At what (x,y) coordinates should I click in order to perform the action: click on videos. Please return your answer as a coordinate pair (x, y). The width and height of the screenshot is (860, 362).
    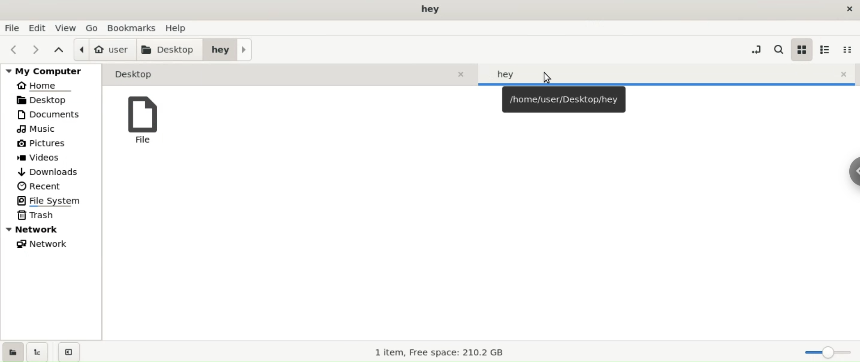
    Looking at the image, I should click on (54, 158).